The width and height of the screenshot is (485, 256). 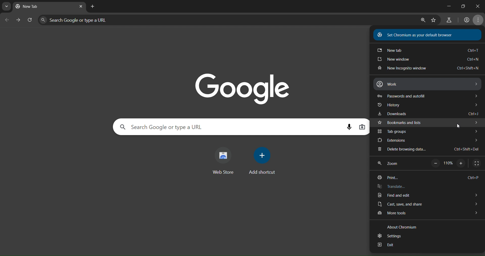 What do you see at coordinates (444, 7) in the screenshot?
I see `minimize` at bounding box center [444, 7].